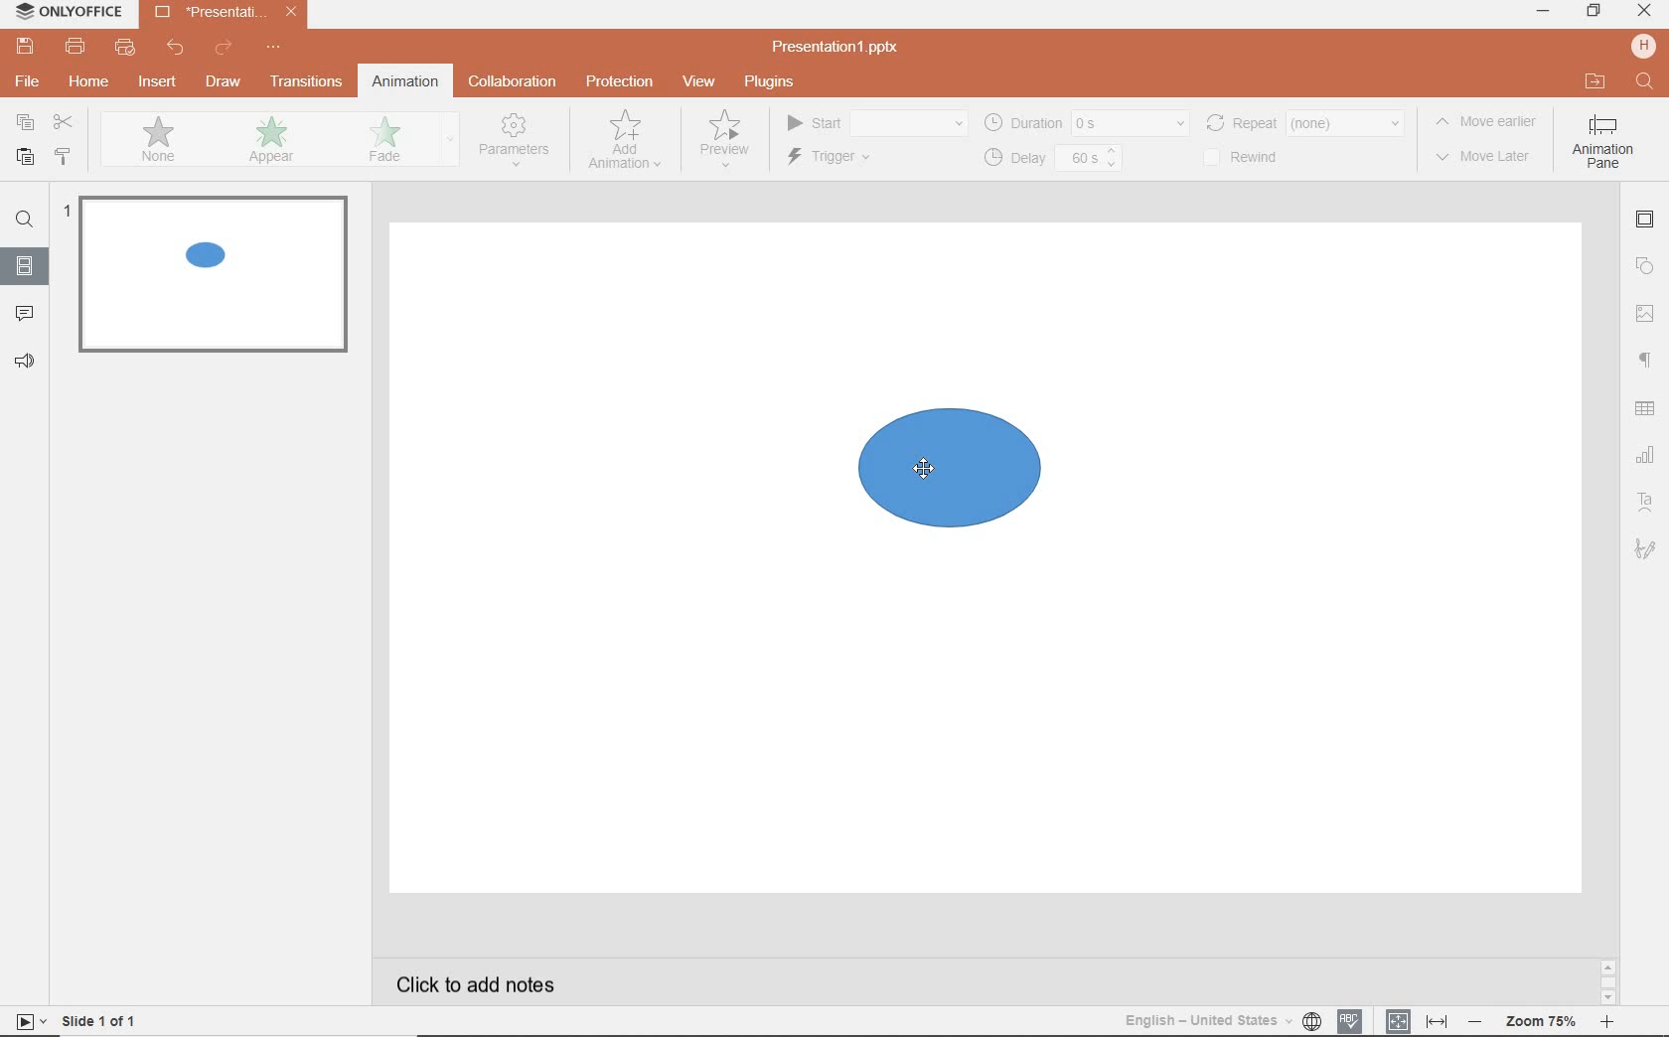  What do you see at coordinates (1489, 158) in the screenshot?
I see `move later` at bounding box center [1489, 158].